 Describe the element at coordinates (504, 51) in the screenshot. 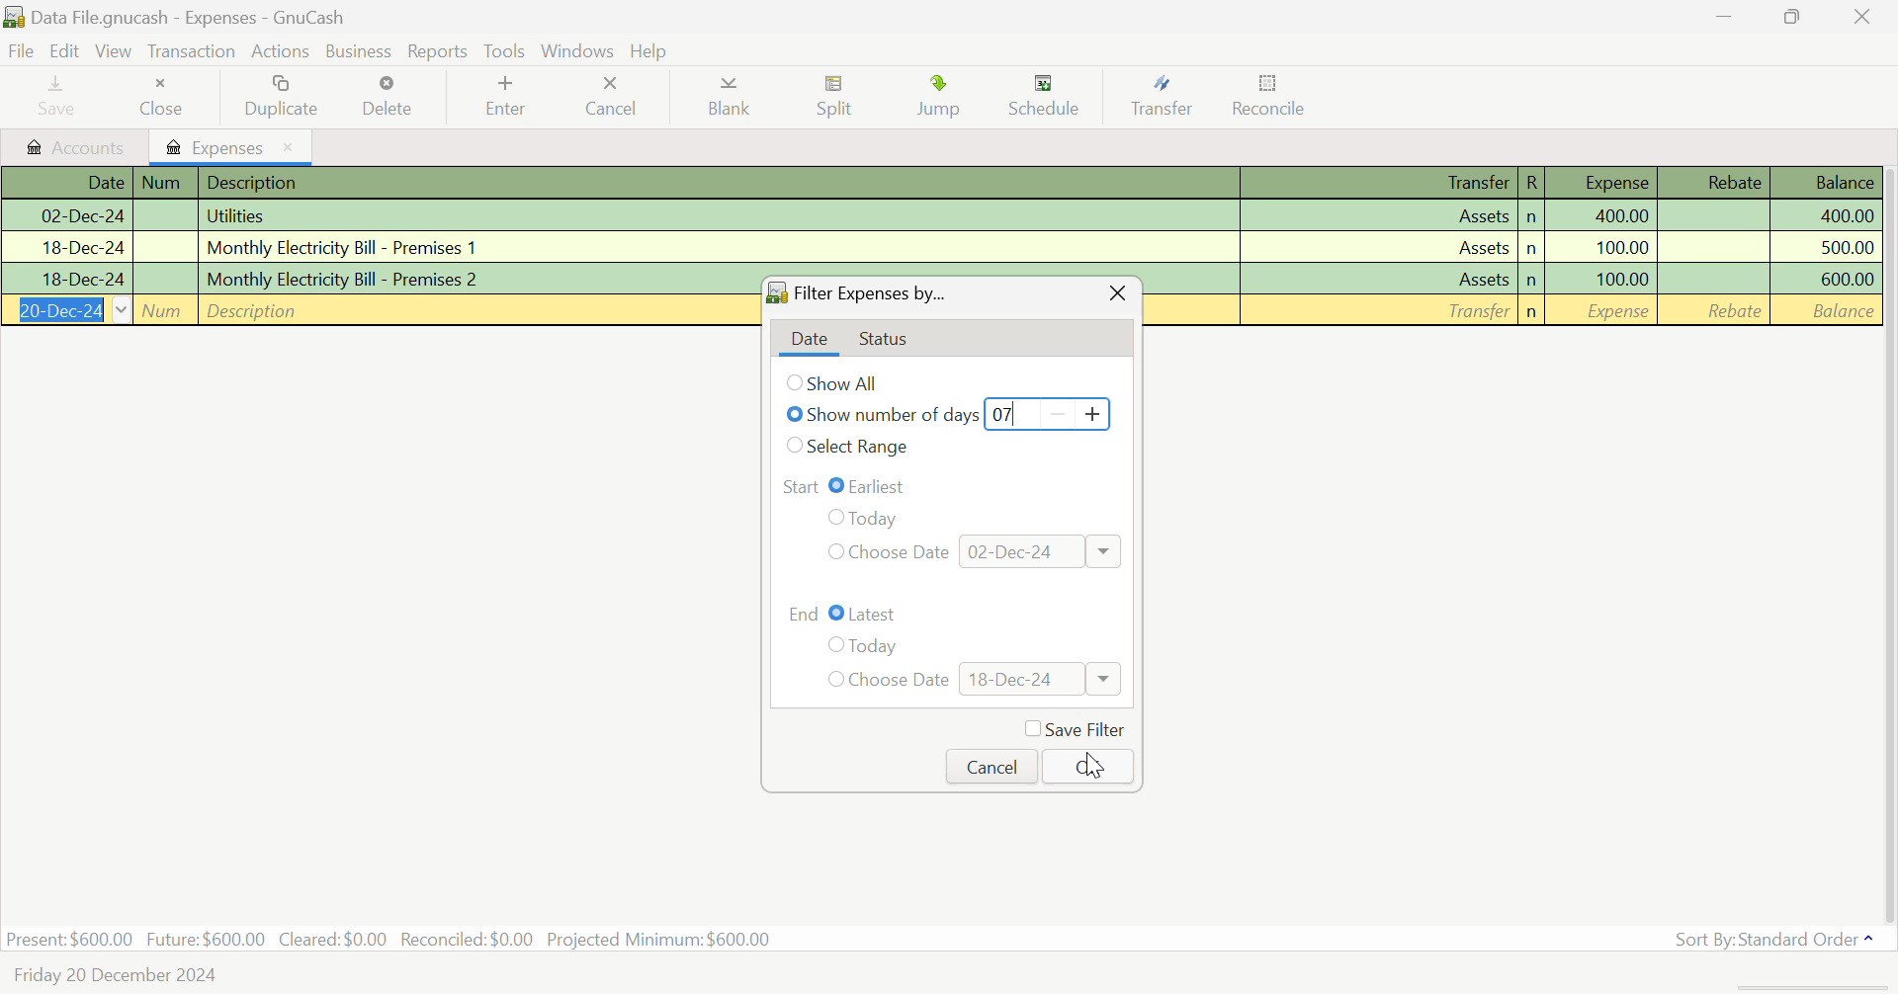

I see `tools` at that location.